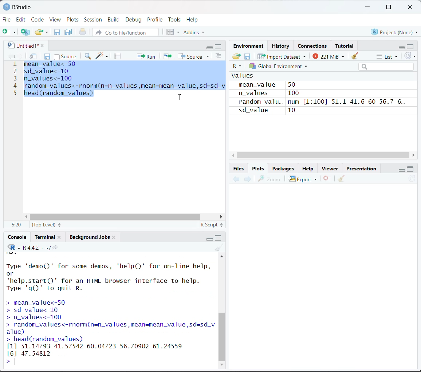 This screenshot has height=372, width=421. What do you see at coordinates (236, 179) in the screenshot?
I see `previous plot` at bounding box center [236, 179].